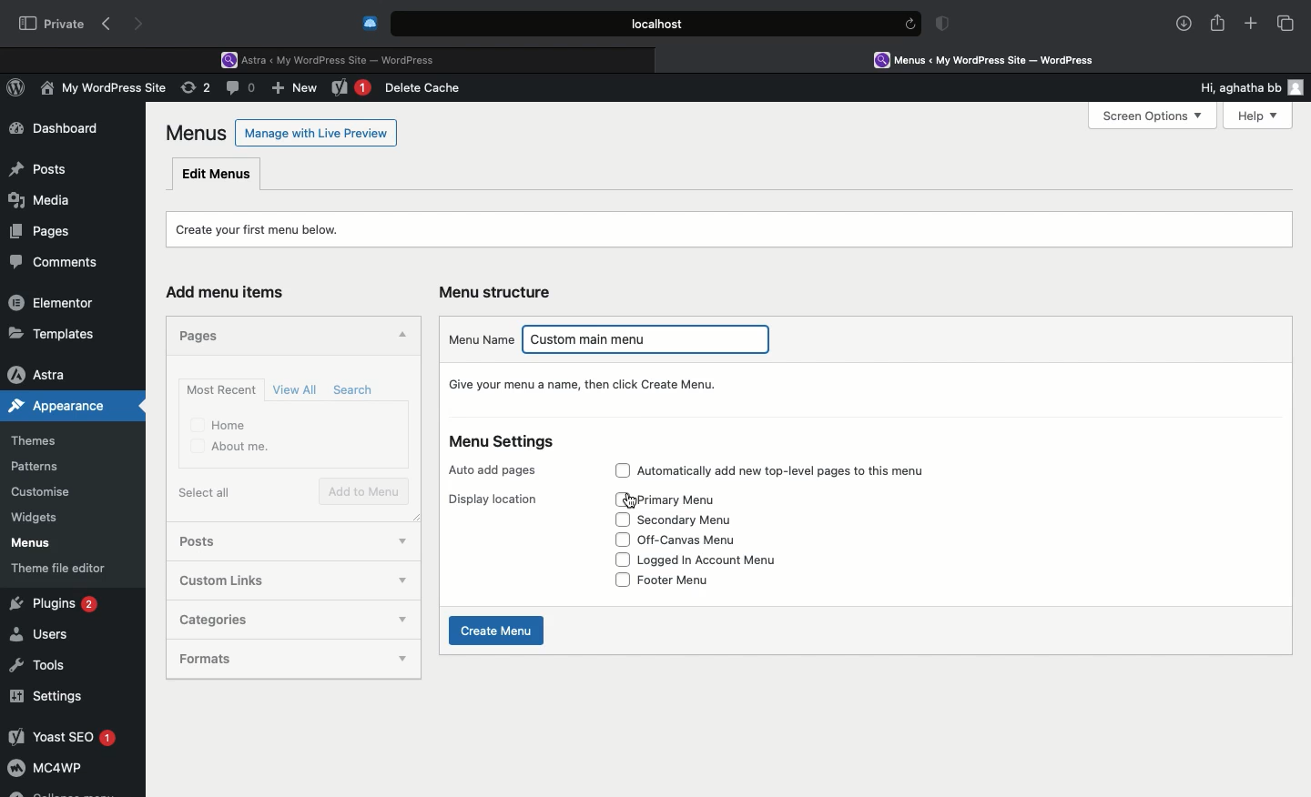  I want to click on Most recent, so click(218, 389).